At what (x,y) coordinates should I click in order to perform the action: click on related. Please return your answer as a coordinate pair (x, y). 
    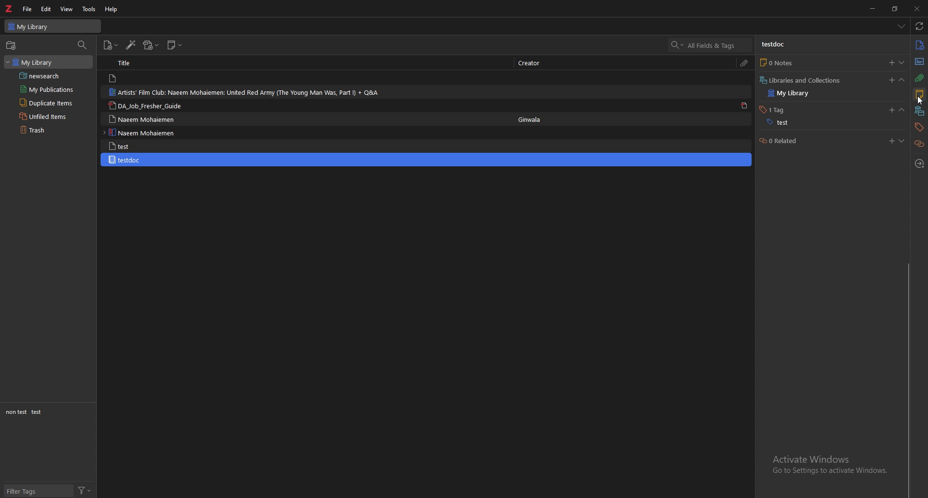
    Looking at the image, I should click on (919, 143).